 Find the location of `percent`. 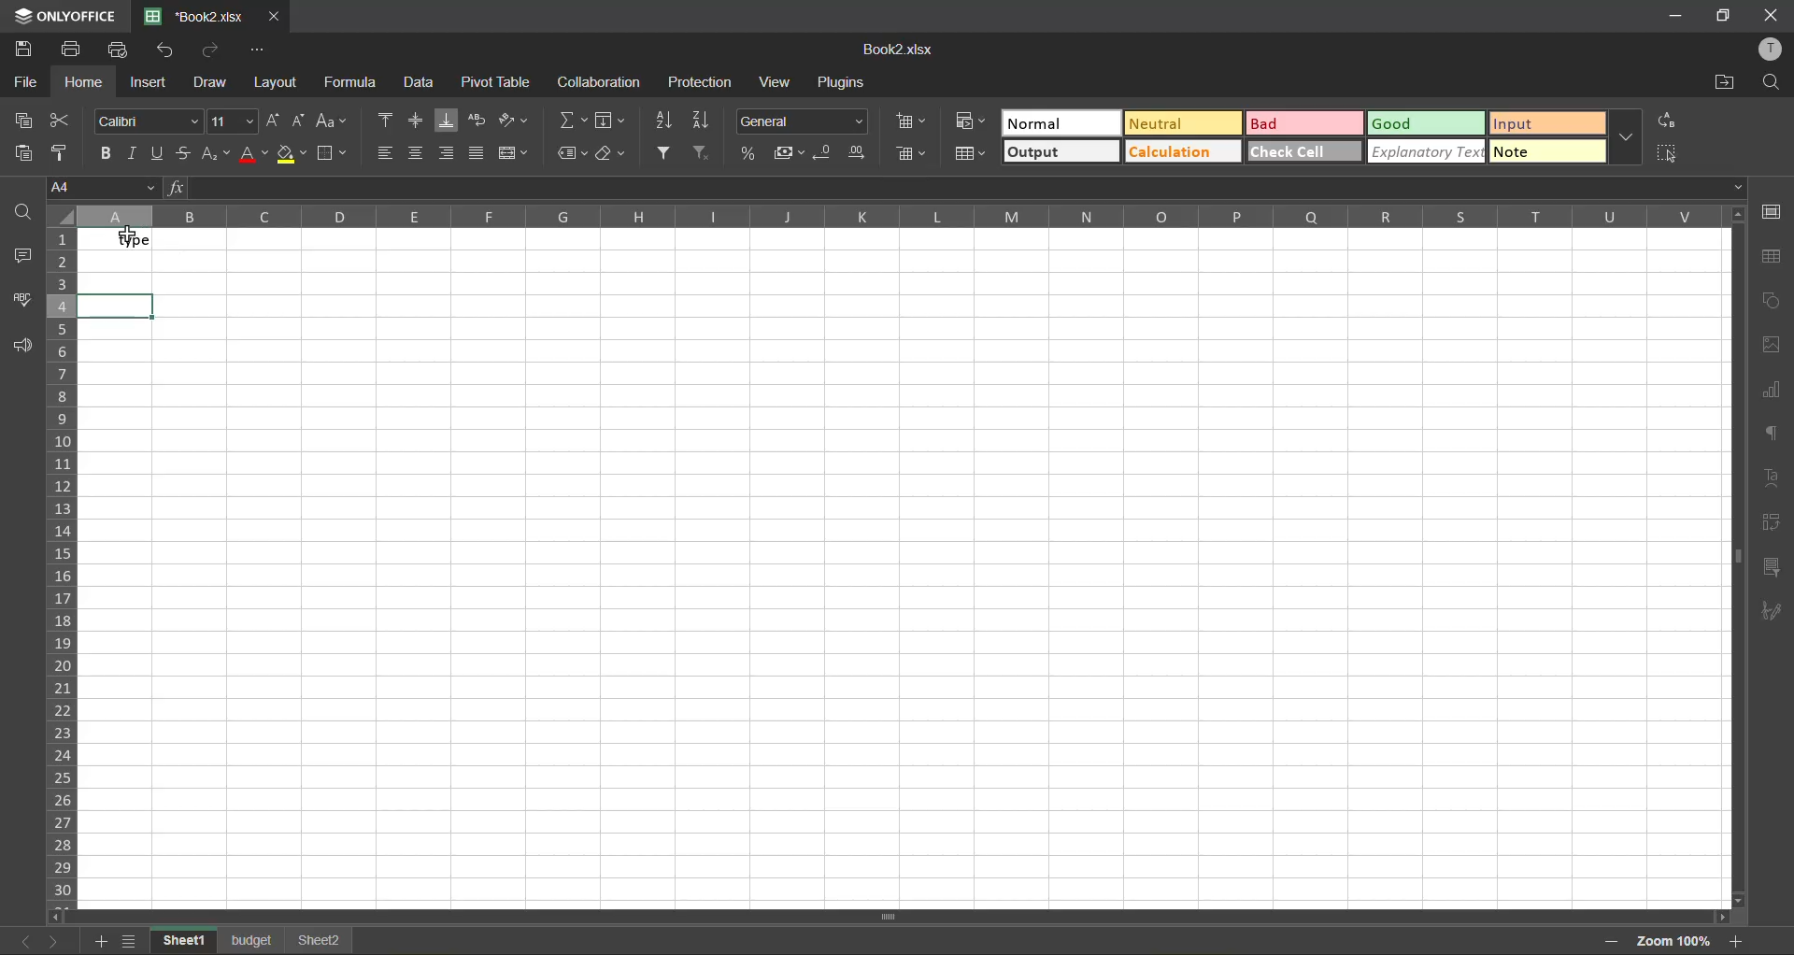

percent is located at coordinates (752, 150).